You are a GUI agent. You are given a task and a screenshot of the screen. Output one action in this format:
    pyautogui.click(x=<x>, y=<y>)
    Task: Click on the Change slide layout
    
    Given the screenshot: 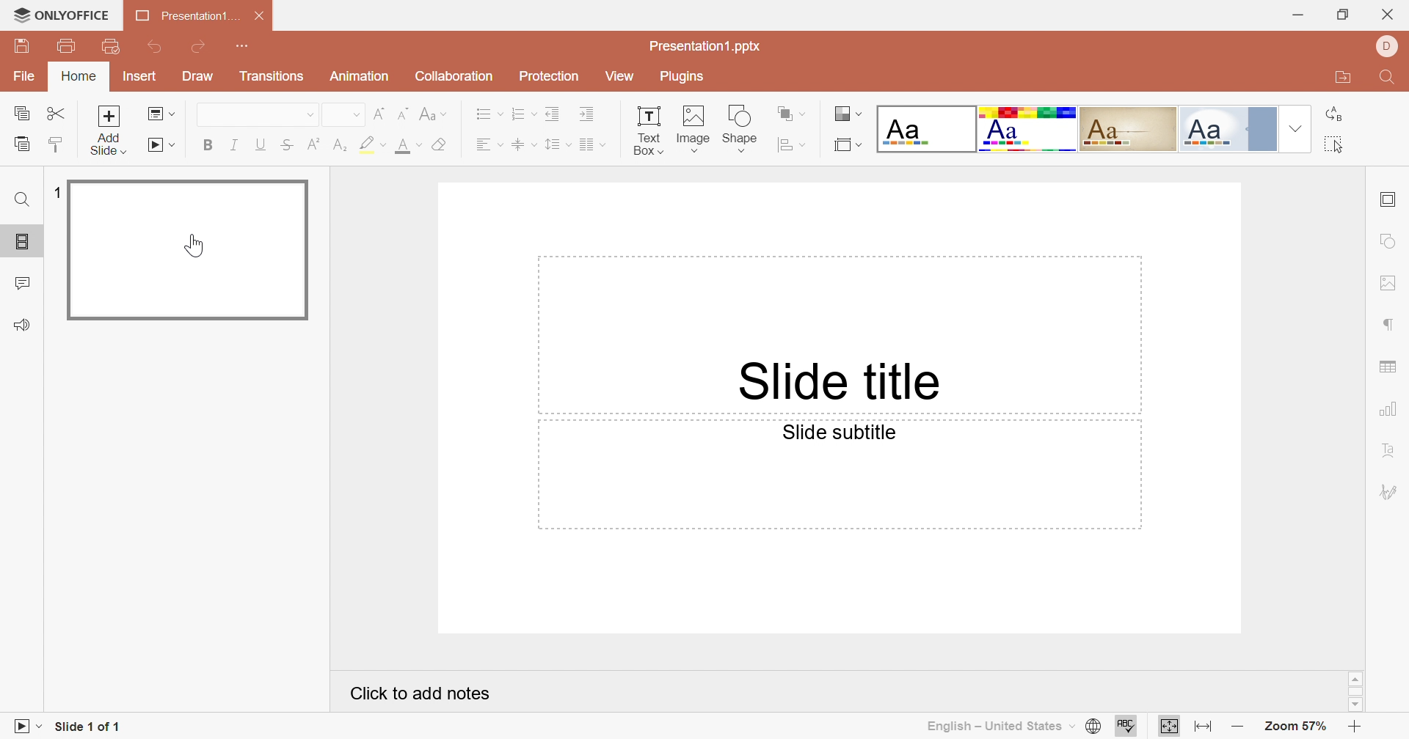 What is the action you would take?
    pyautogui.click(x=158, y=114)
    